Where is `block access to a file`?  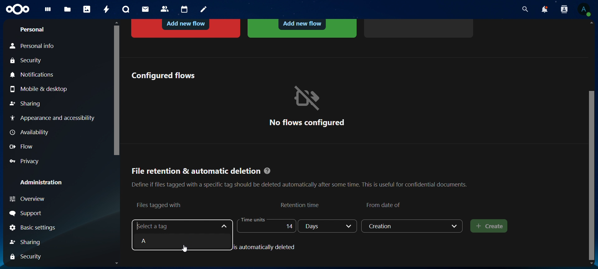 block access to a file is located at coordinates (187, 27).